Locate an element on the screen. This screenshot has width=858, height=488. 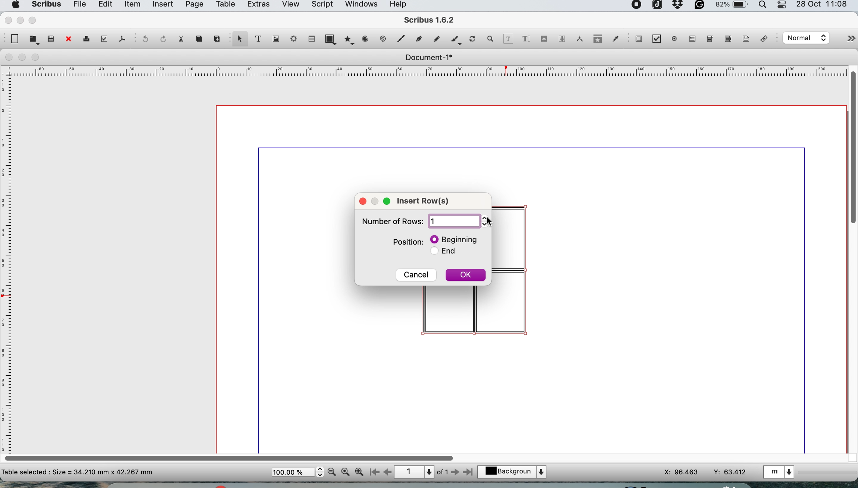
table is located at coordinates (311, 38).